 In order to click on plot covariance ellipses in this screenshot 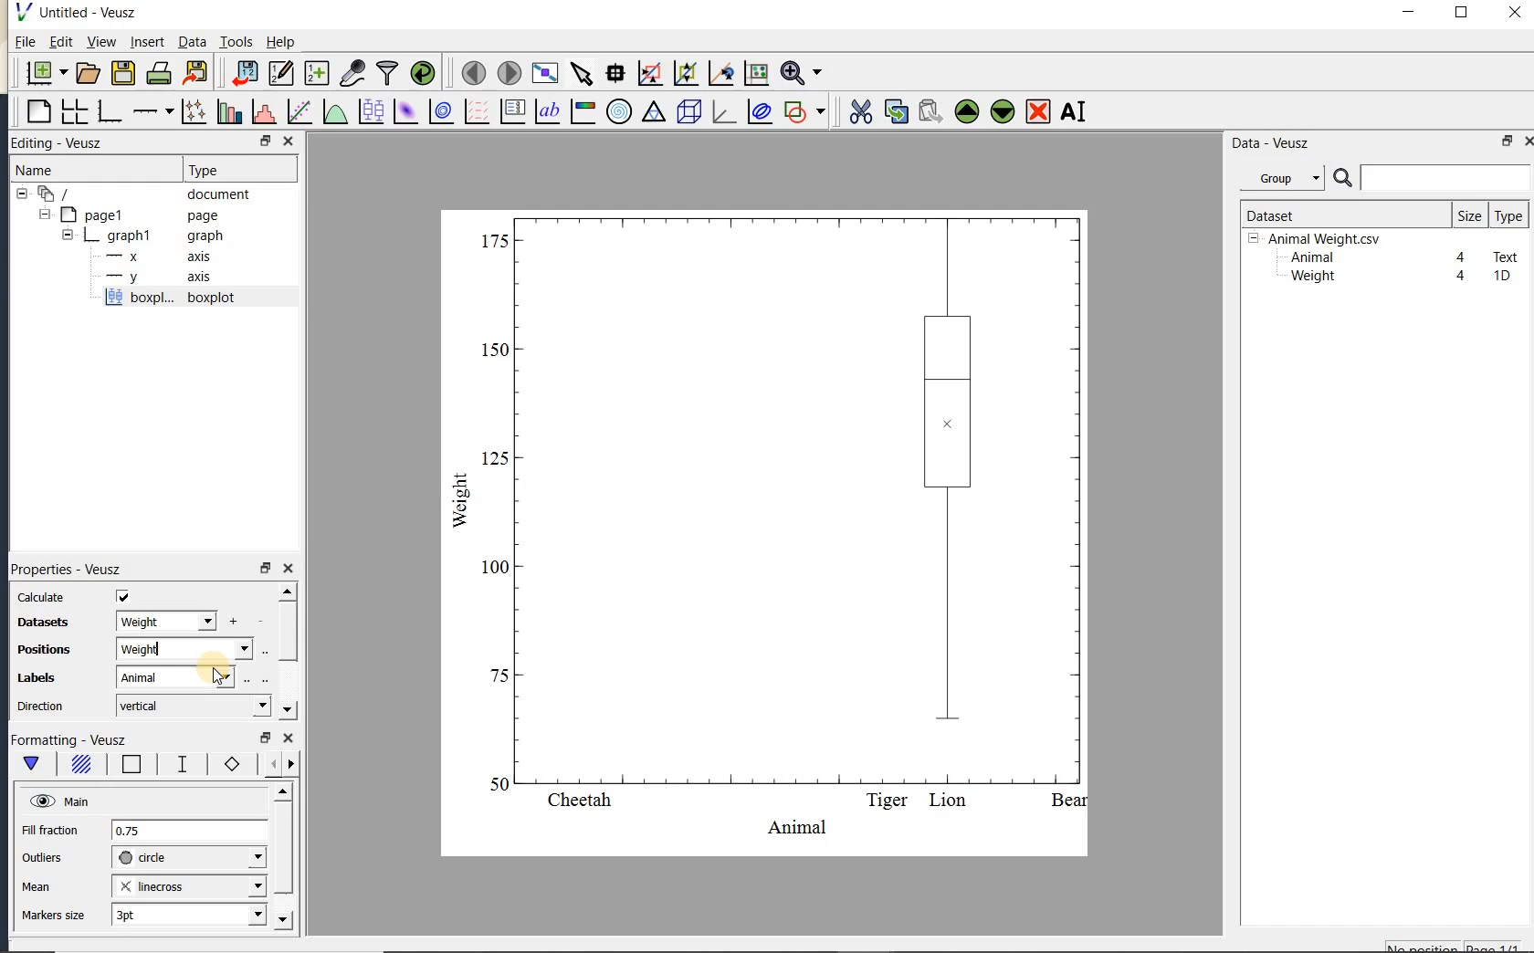, I will do `click(758, 110)`.